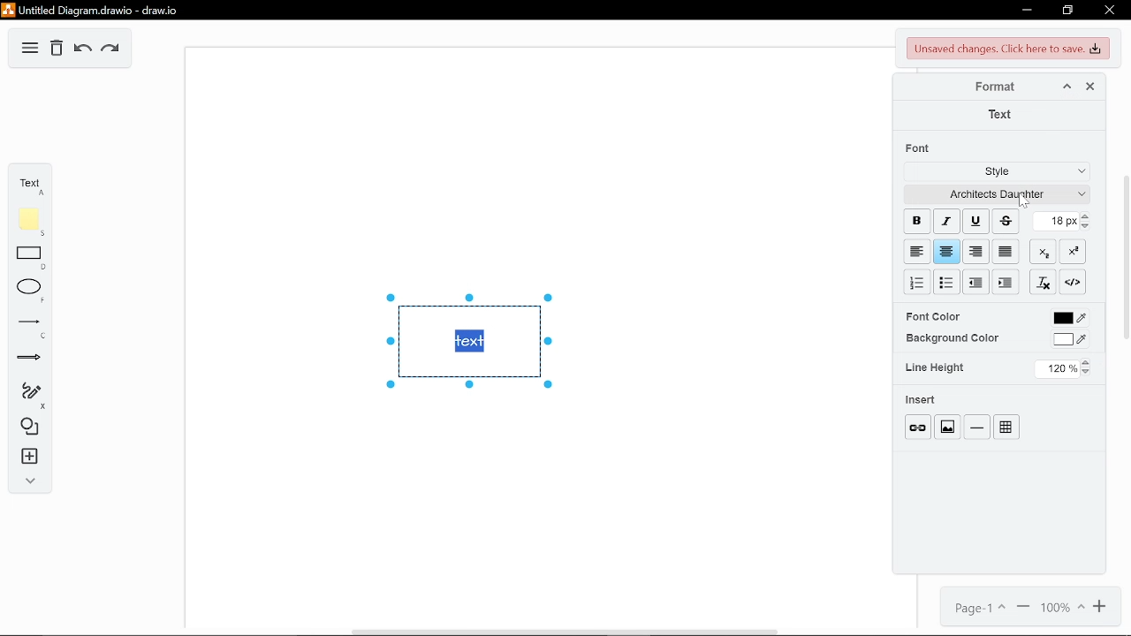 This screenshot has height=636, width=1131. What do you see at coordinates (975, 253) in the screenshot?
I see `align right` at bounding box center [975, 253].